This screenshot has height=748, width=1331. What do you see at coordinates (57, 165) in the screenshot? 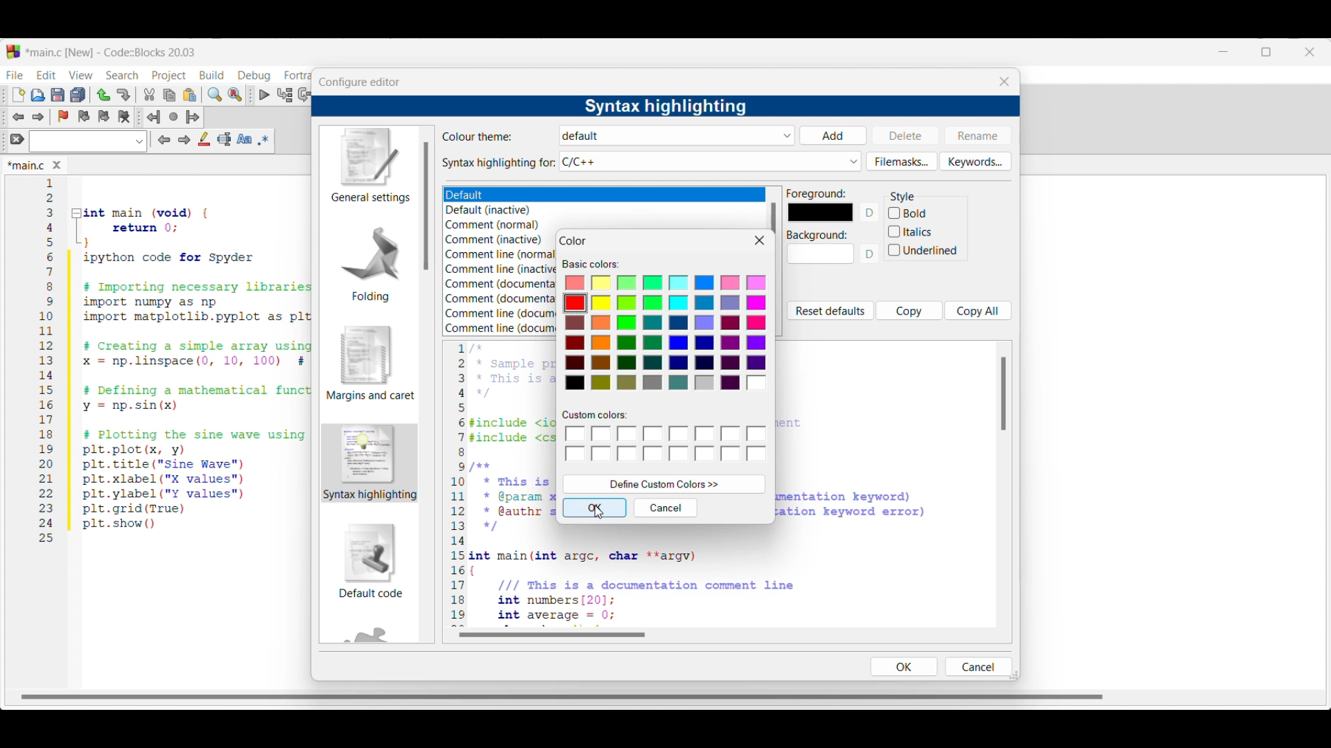
I see `Close tab` at bounding box center [57, 165].